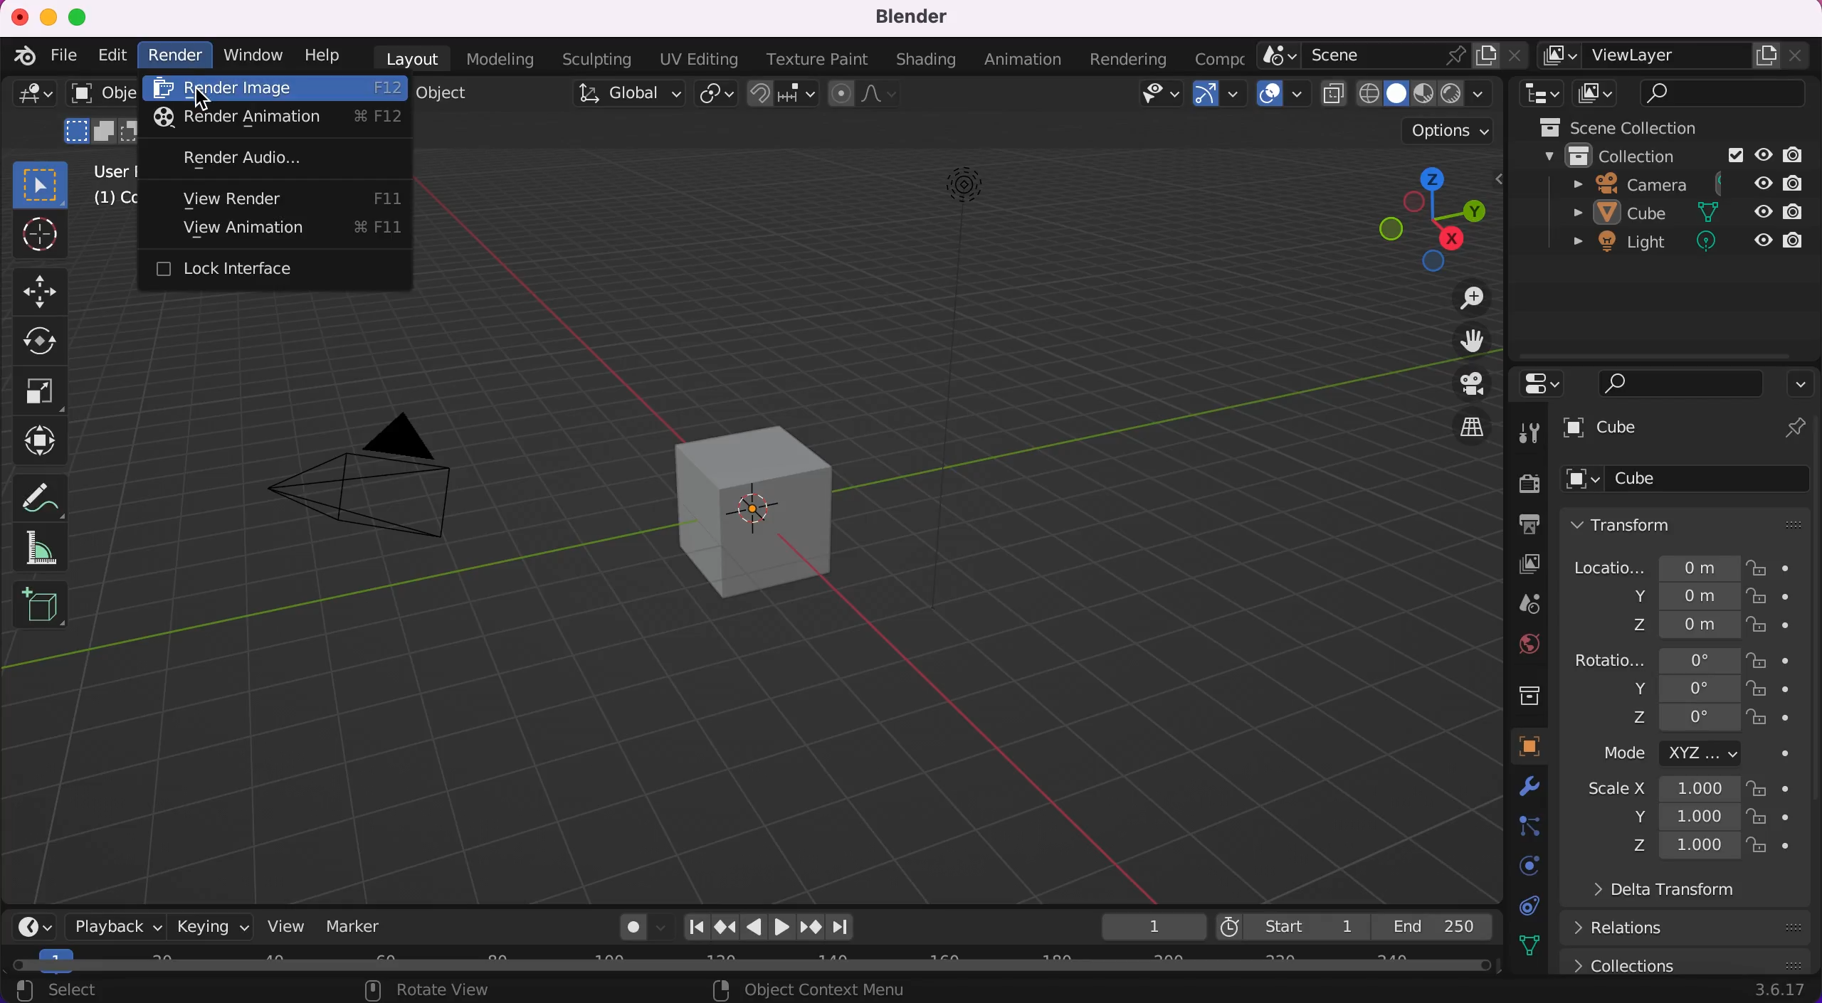 The width and height of the screenshot is (1822, 1003). Describe the element at coordinates (18, 13) in the screenshot. I see `close` at that location.